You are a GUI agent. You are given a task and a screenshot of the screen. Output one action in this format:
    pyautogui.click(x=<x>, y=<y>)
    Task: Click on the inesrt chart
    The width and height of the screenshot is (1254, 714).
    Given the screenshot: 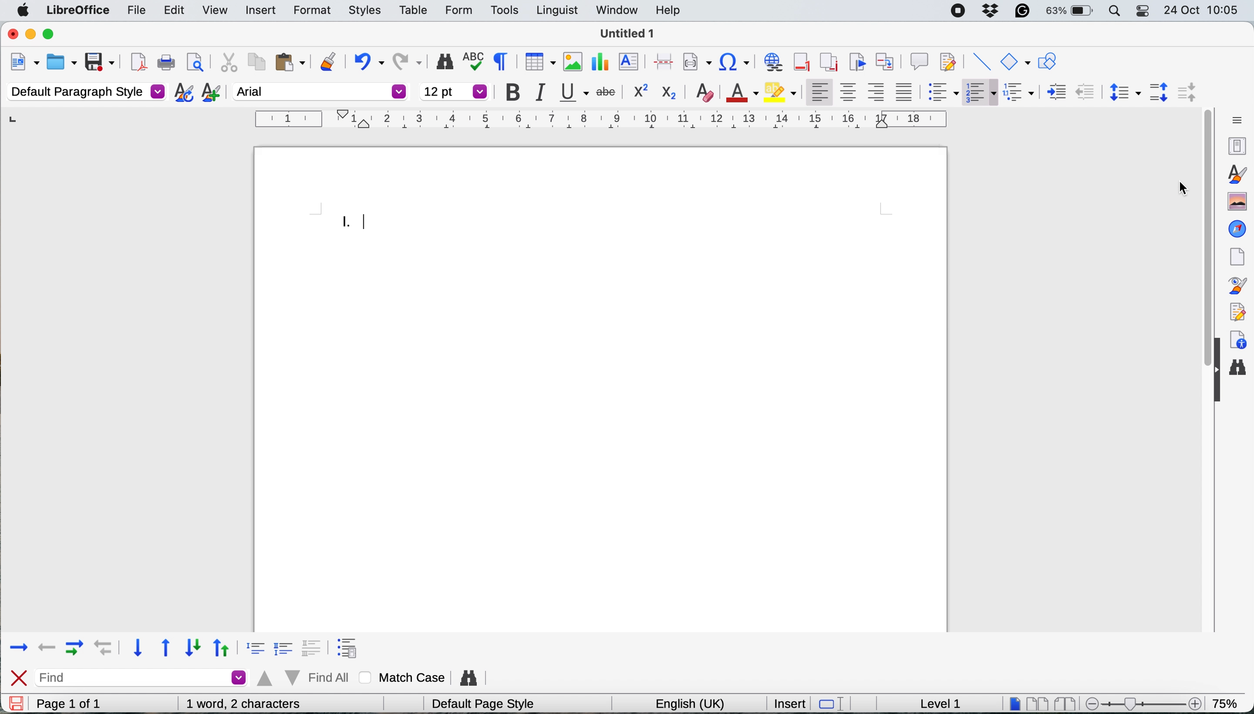 What is the action you would take?
    pyautogui.click(x=601, y=62)
    